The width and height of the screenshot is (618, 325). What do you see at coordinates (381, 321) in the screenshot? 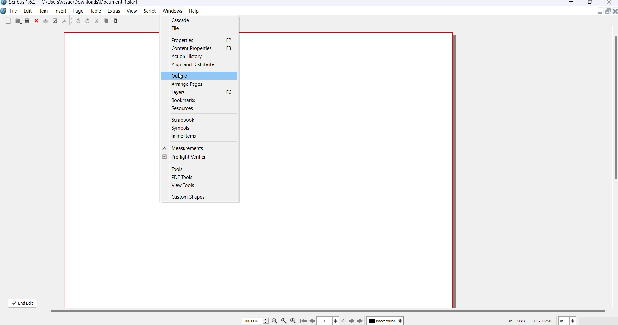
I see `background` at bounding box center [381, 321].